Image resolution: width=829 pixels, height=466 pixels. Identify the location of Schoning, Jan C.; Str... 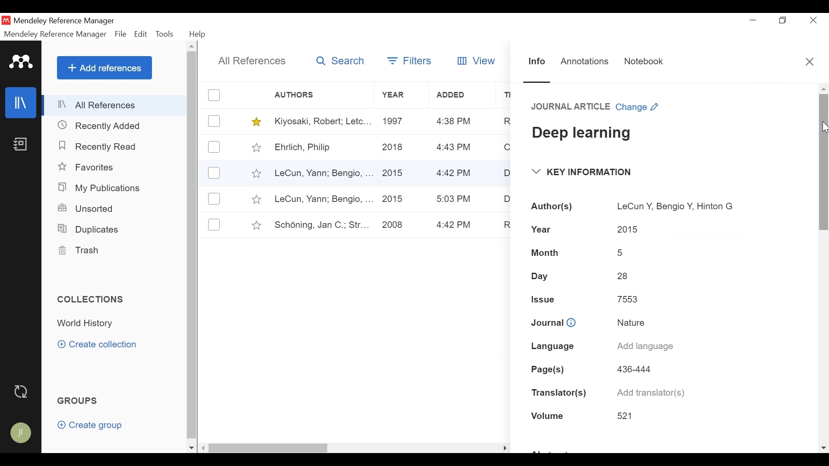
(319, 224).